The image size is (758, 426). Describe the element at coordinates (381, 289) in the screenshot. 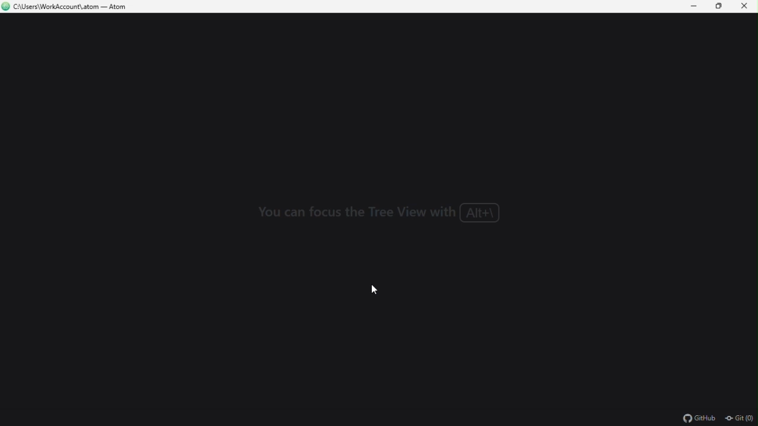

I see `Mouse` at that location.